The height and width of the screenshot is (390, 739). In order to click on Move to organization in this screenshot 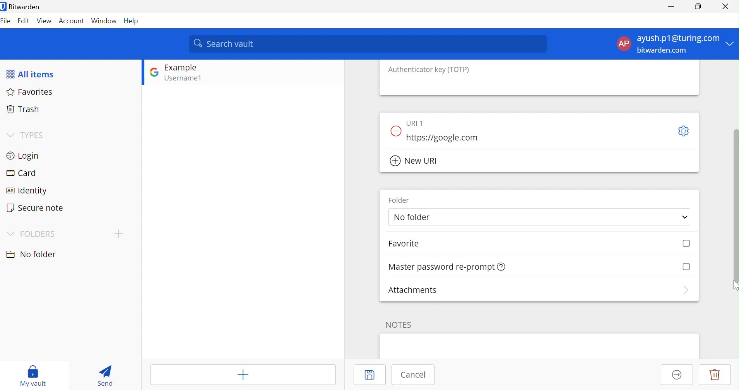, I will do `click(676, 375)`.